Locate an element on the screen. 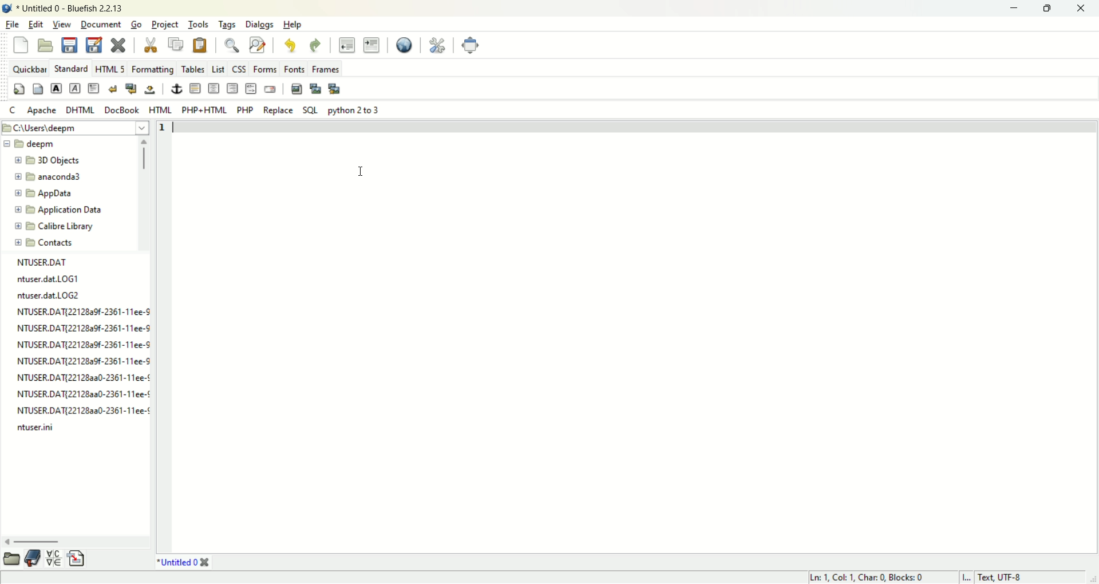 The height and width of the screenshot is (584, 1099). insert image is located at coordinates (294, 88).